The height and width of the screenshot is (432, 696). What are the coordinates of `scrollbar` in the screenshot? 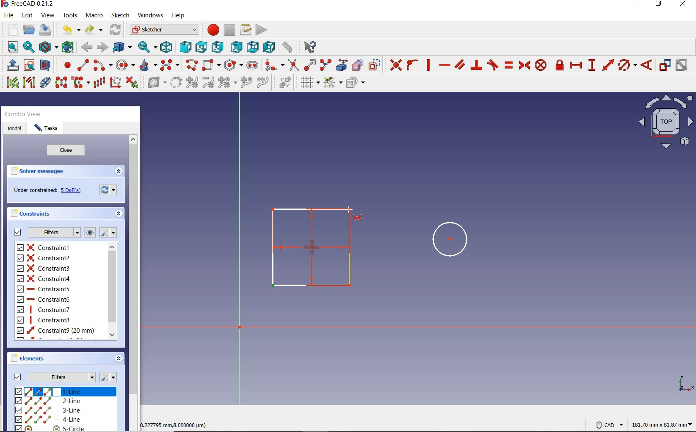 It's located at (112, 292).